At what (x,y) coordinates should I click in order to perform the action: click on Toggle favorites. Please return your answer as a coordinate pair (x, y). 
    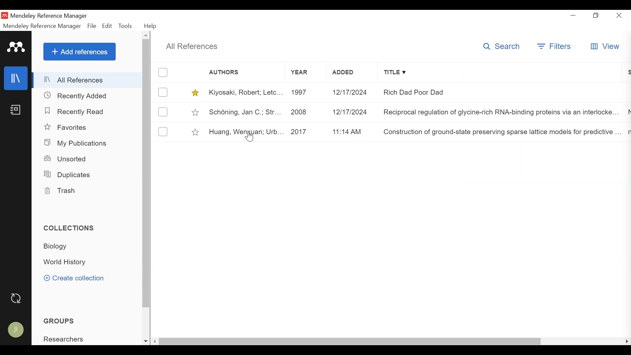
    Looking at the image, I should click on (195, 92).